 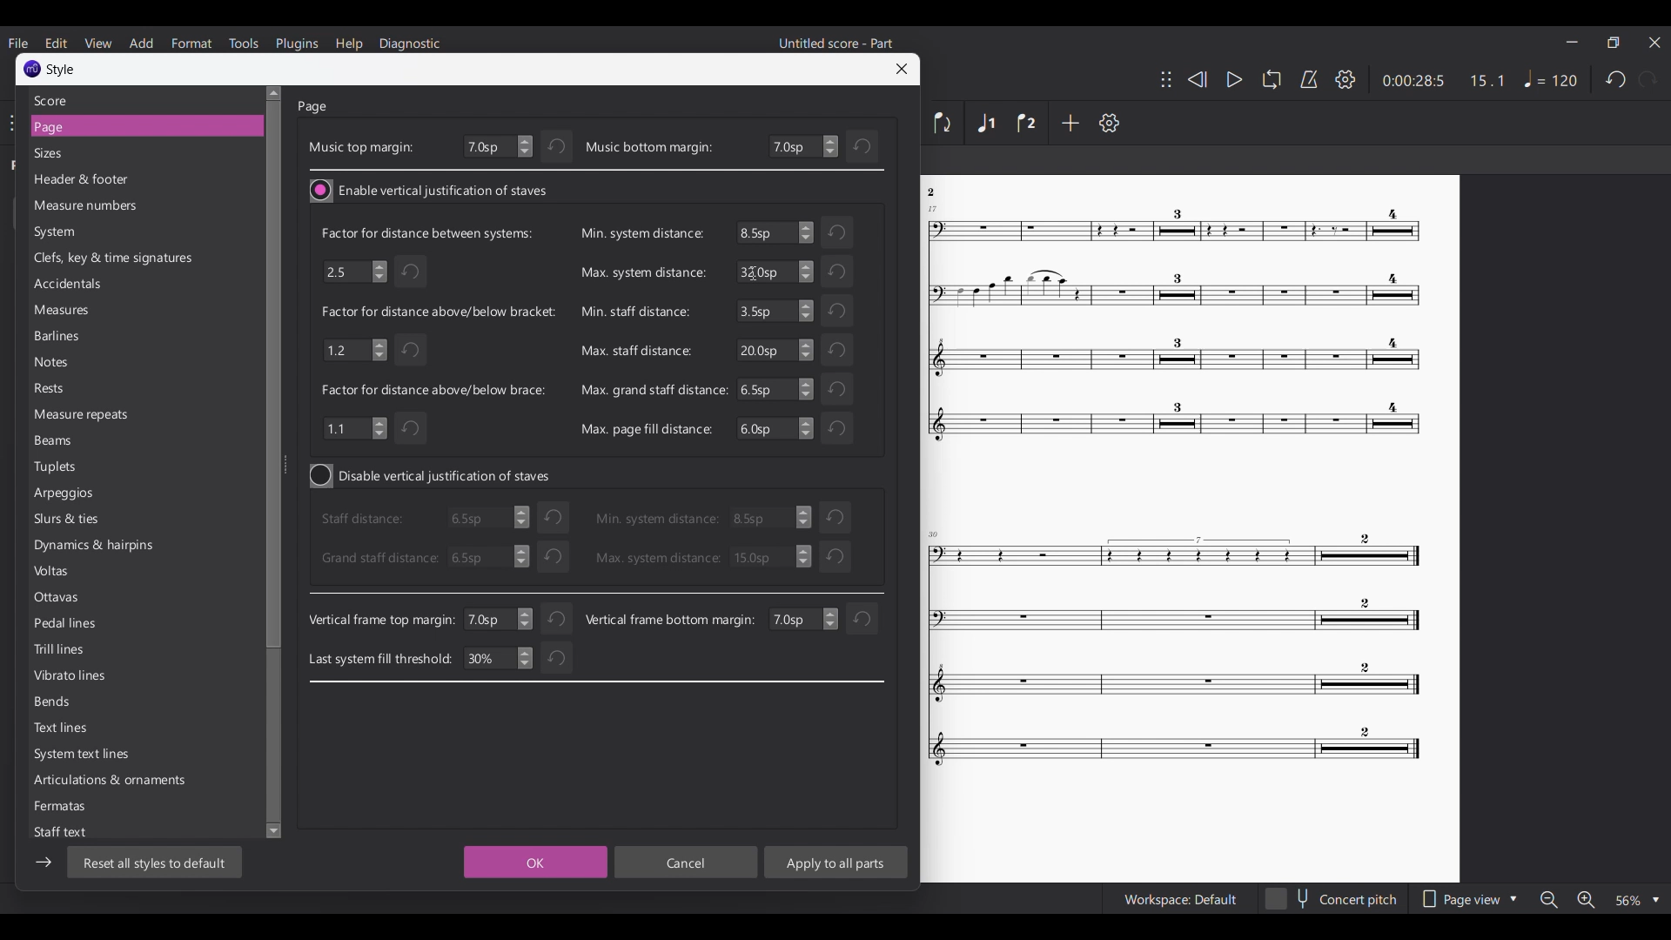 What do you see at coordinates (97, 549) in the screenshot?
I see `Dynamics & haipins` at bounding box center [97, 549].